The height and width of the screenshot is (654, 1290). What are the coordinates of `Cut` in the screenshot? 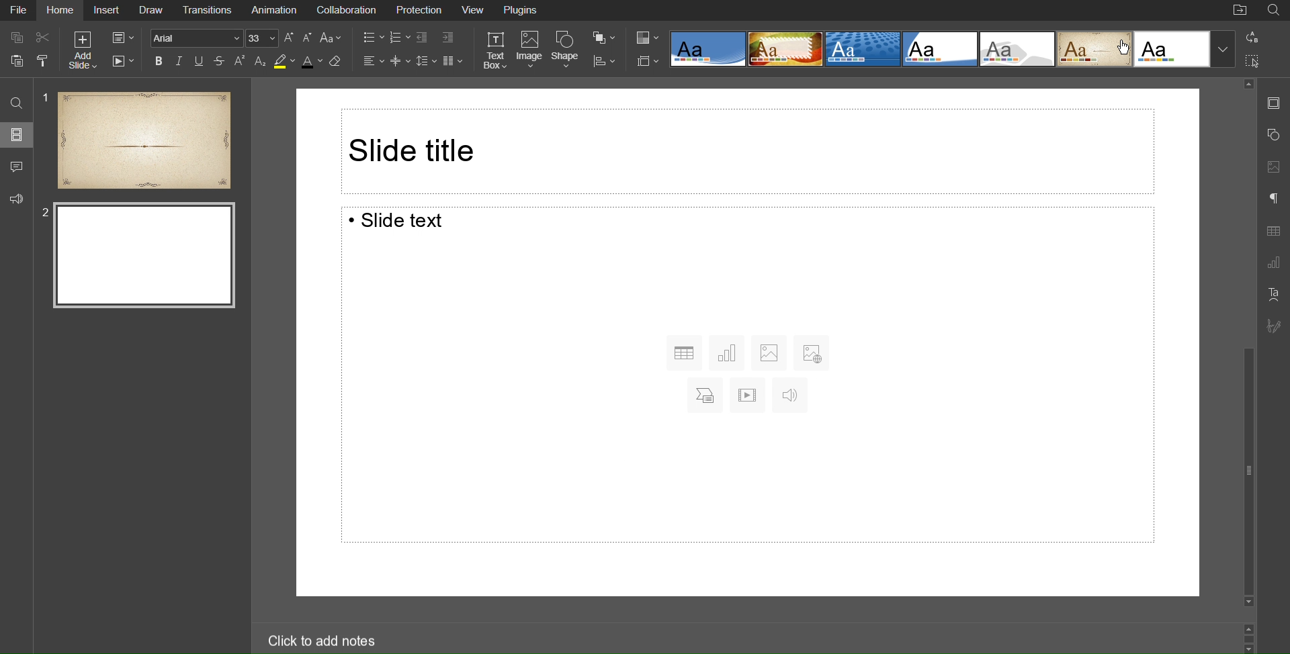 It's located at (43, 39).